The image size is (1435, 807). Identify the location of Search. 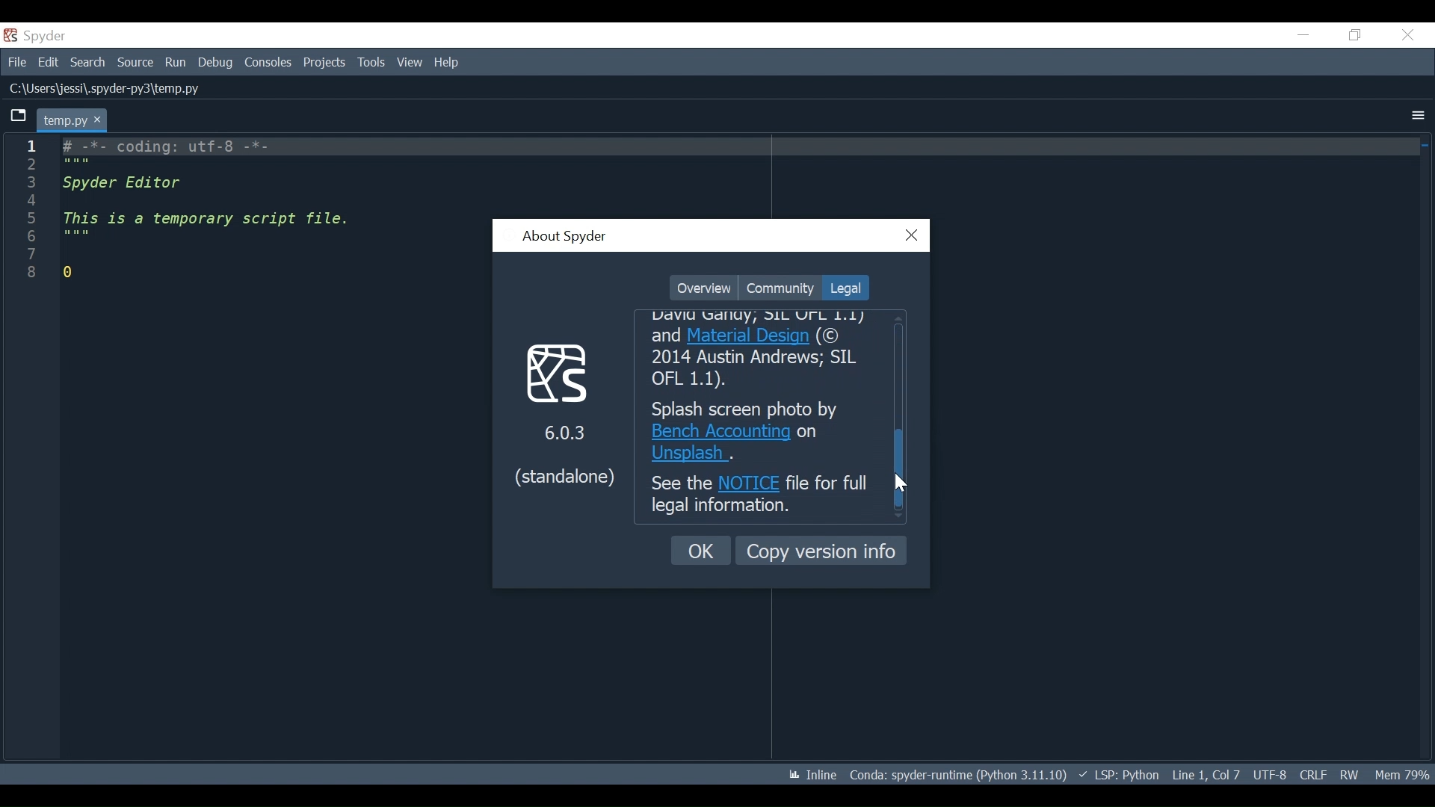
(87, 62).